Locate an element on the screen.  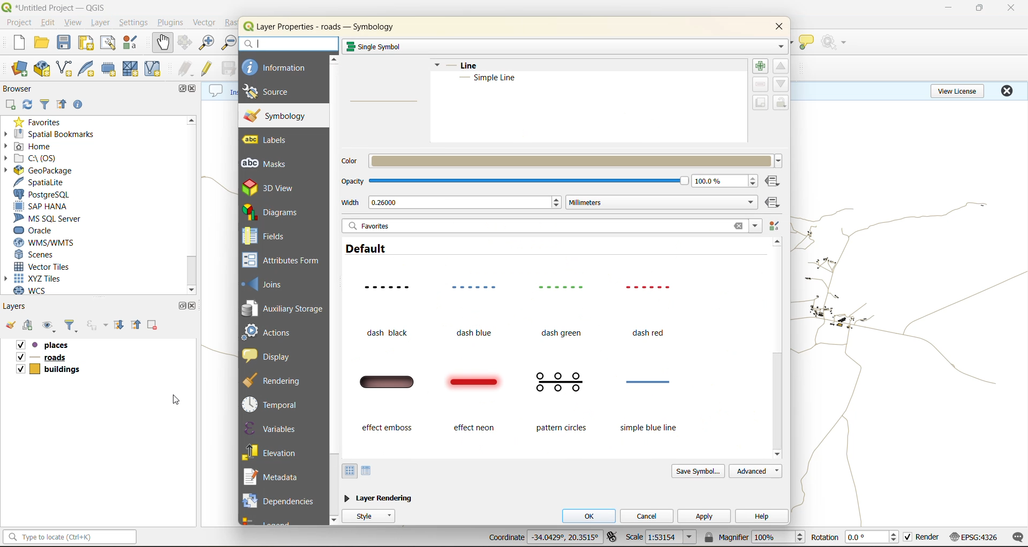
vector is located at coordinates (205, 23).